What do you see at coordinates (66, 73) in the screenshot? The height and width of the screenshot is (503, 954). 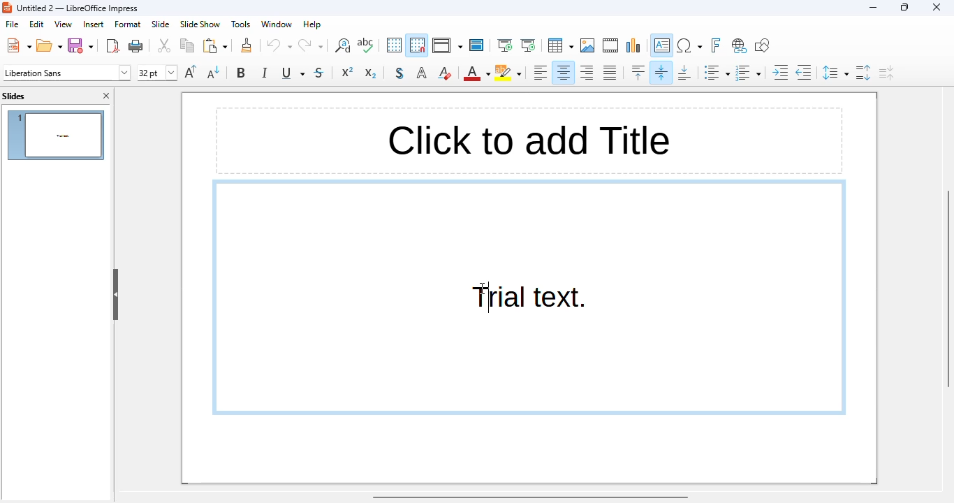 I see `font name` at bounding box center [66, 73].